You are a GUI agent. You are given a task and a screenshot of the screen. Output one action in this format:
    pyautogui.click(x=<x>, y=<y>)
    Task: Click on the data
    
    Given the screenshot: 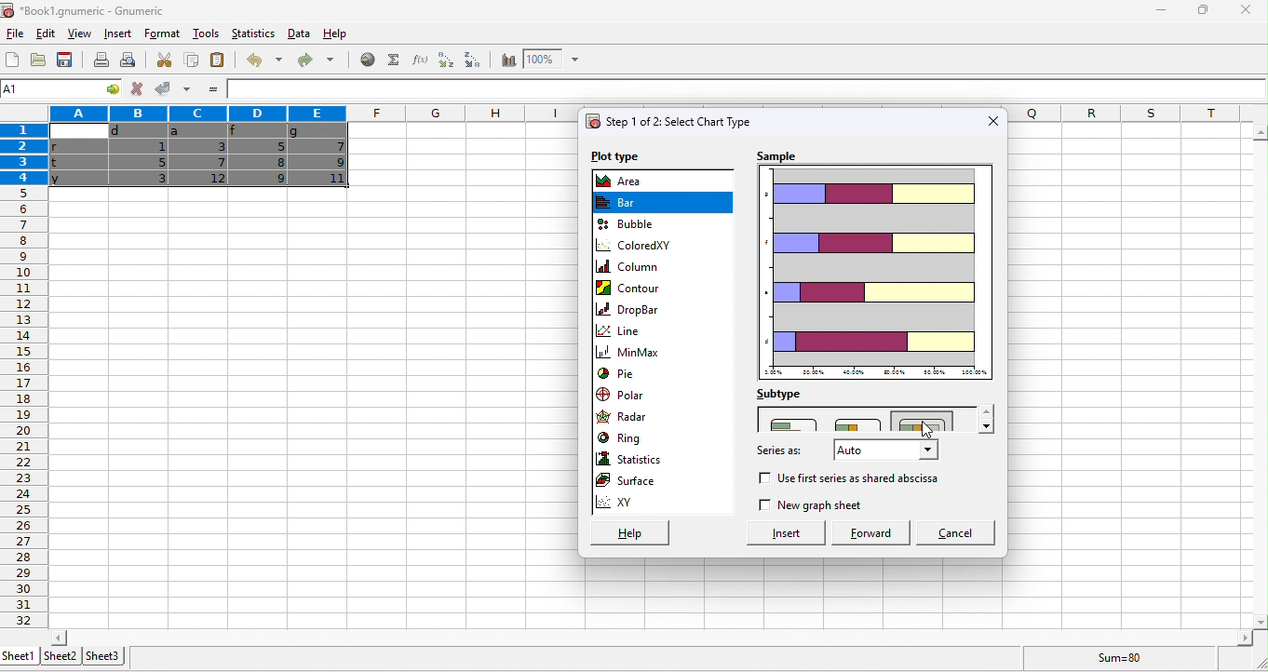 What is the action you would take?
    pyautogui.click(x=298, y=34)
    